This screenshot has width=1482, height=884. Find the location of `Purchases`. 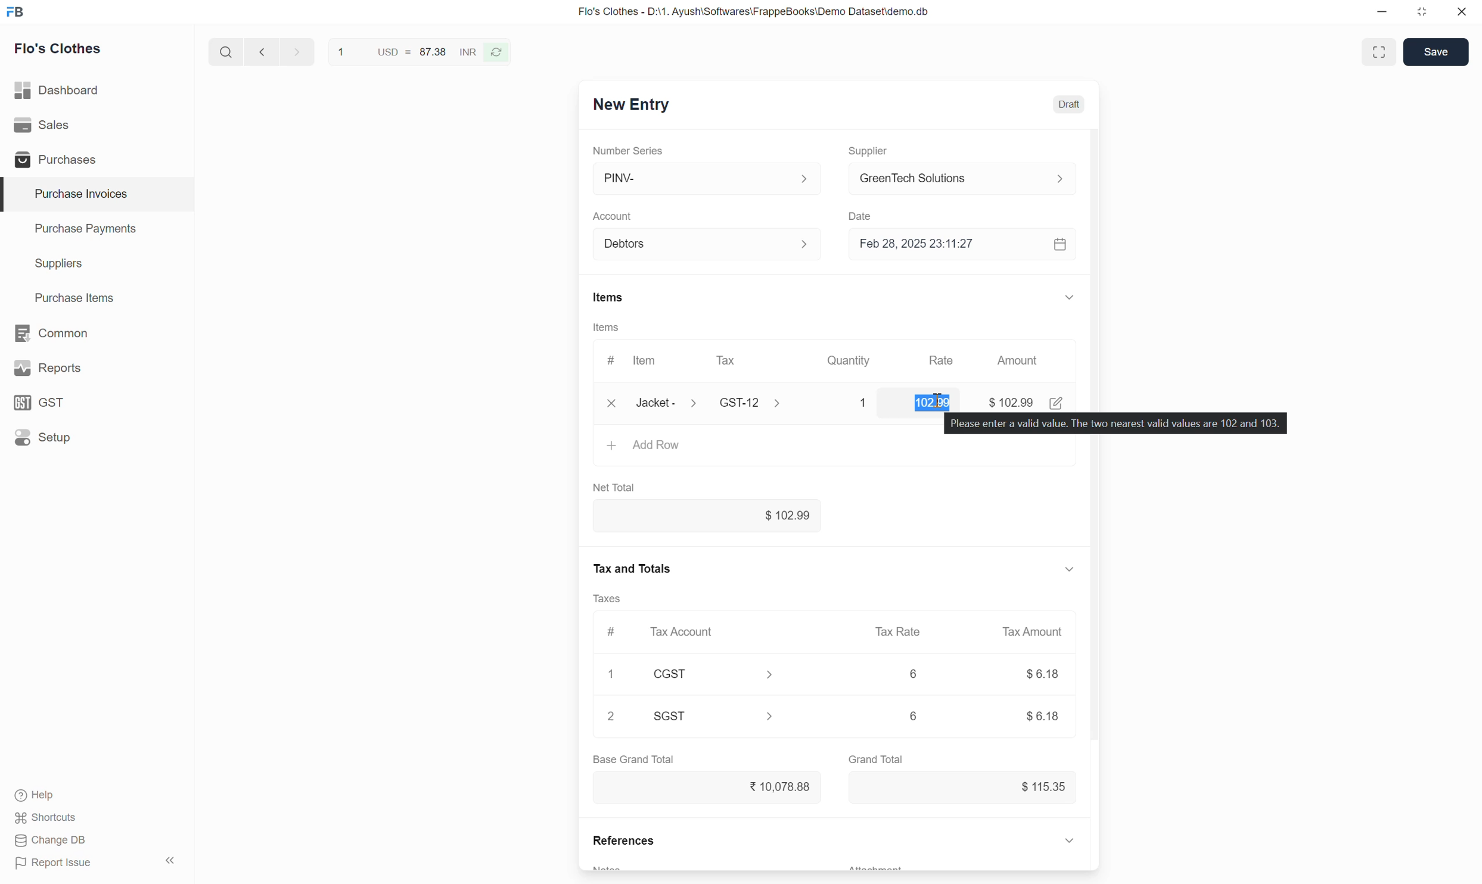

Purchases is located at coordinates (96, 158).